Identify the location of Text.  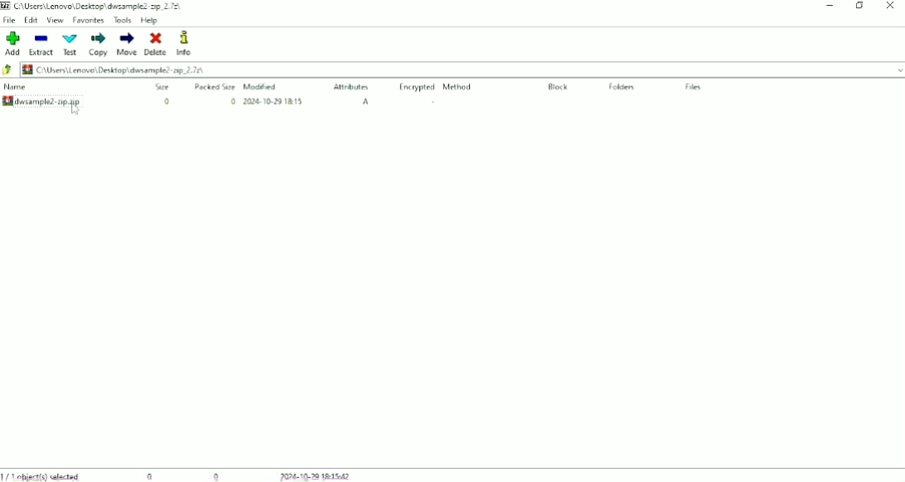
(70, 45).